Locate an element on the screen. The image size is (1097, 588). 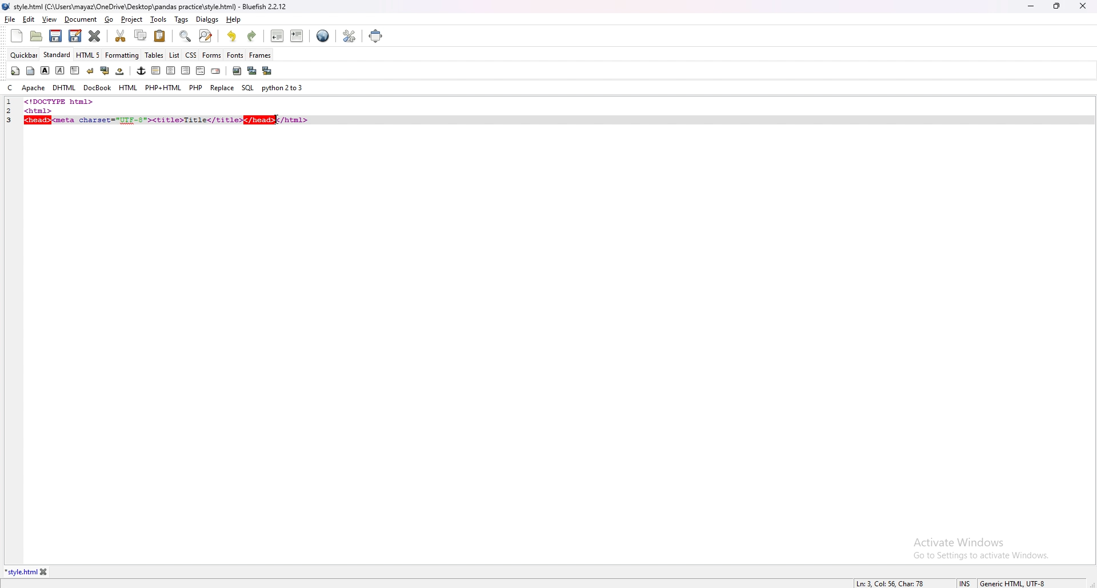
line number is located at coordinates (13, 110).